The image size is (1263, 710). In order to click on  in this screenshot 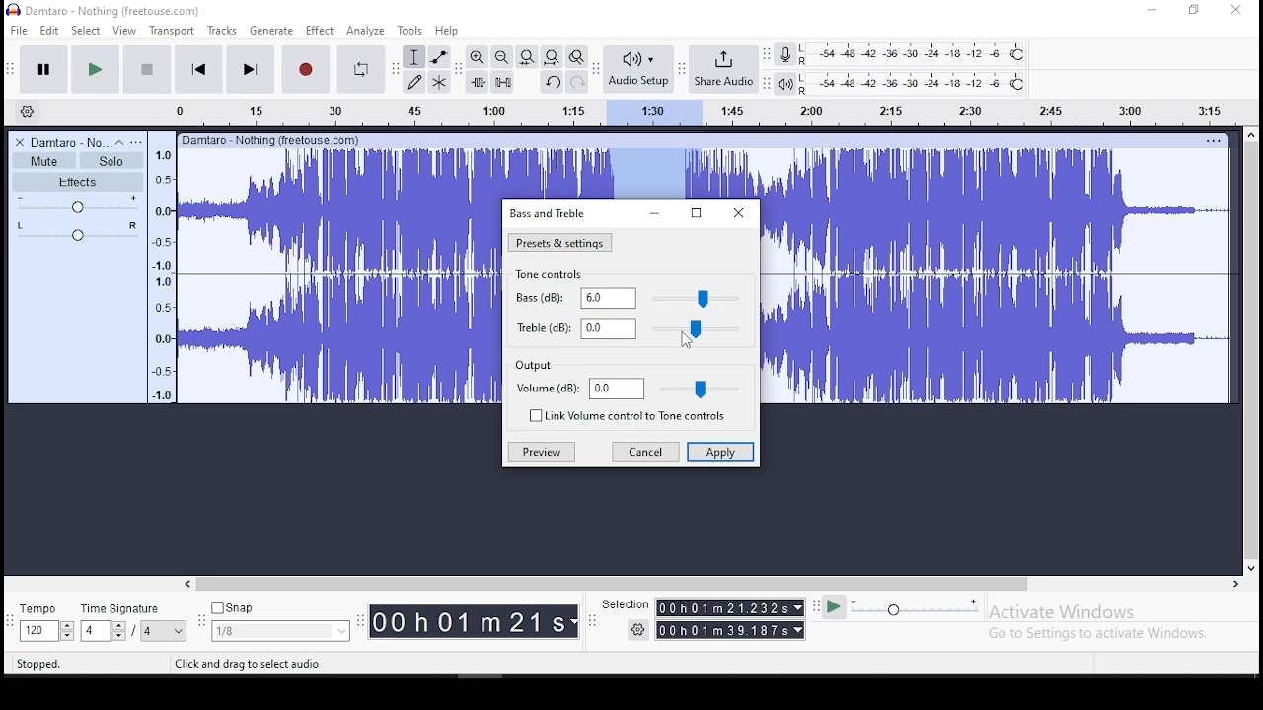, I will do `click(1213, 140)`.